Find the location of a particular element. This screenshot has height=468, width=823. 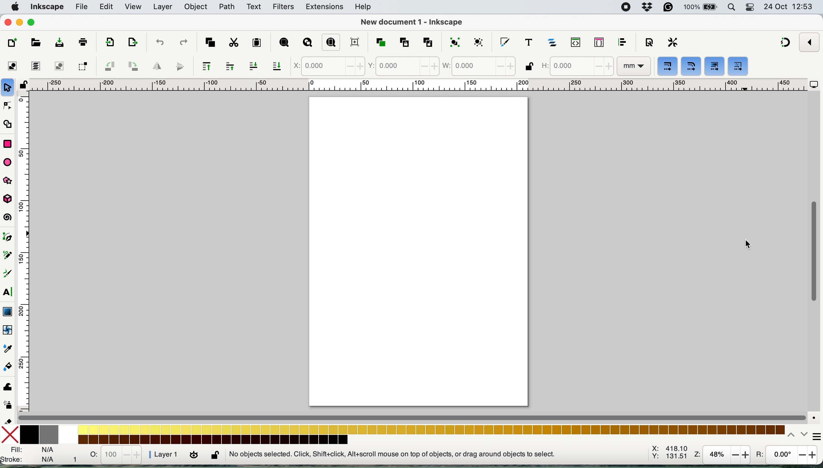

copy is located at coordinates (210, 42).